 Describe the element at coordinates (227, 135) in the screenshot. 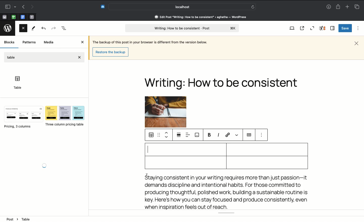

I see `URL` at that location.